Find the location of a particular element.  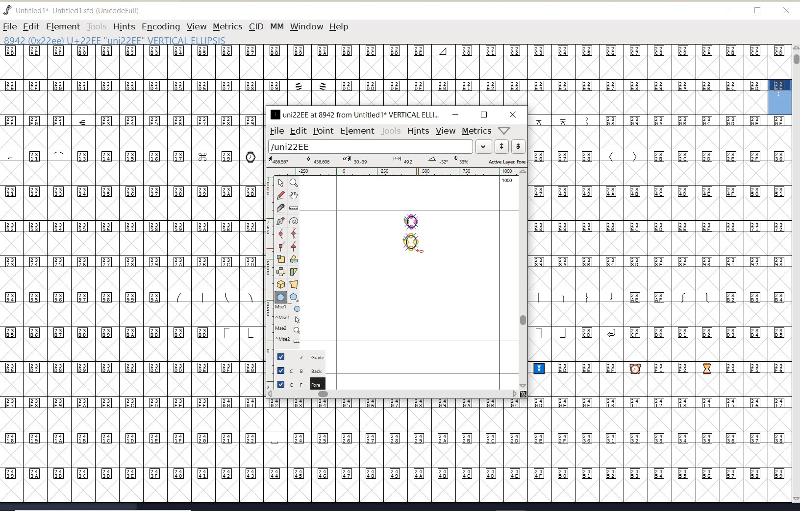

HINTS is located at coordinates (124, 27).